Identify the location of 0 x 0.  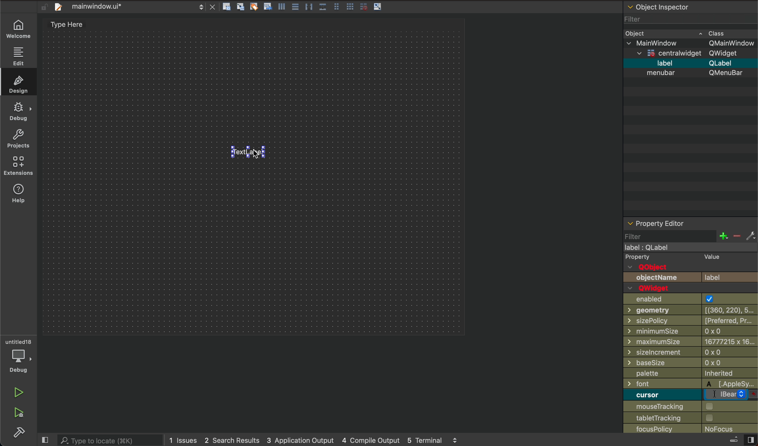
(726, 330).